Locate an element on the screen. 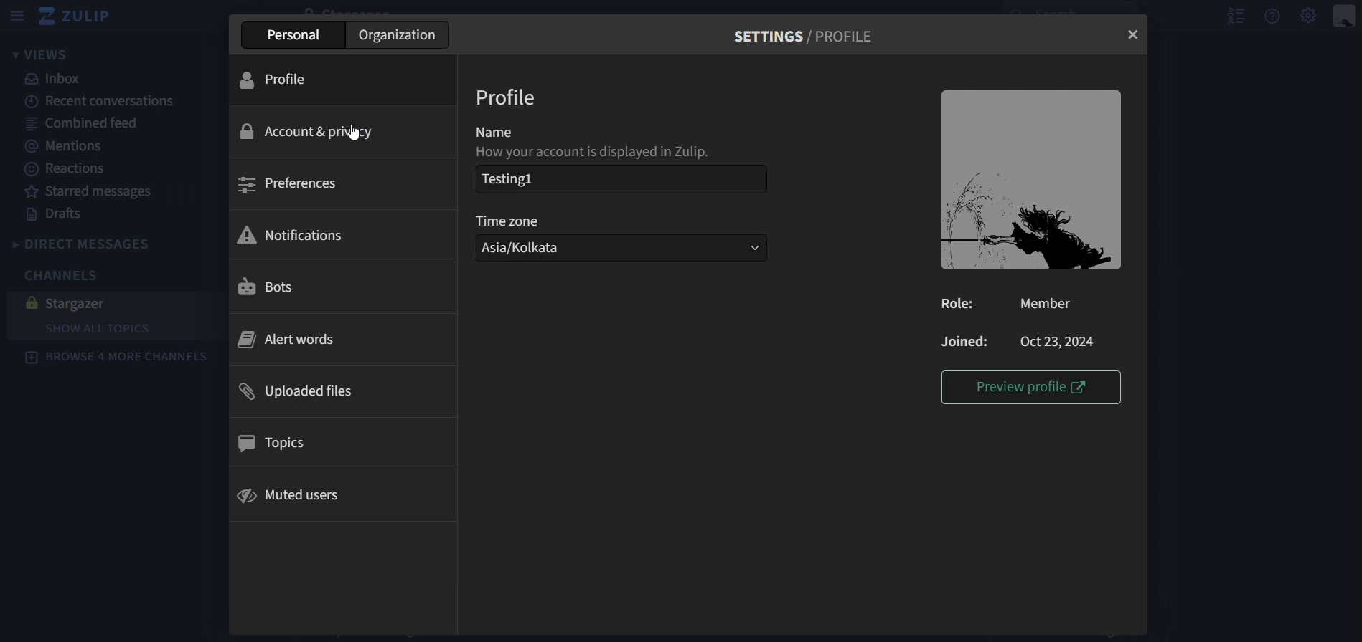 The height and width of the screenshot is (642, 1362). zulip is located at coordinates (80, 17).